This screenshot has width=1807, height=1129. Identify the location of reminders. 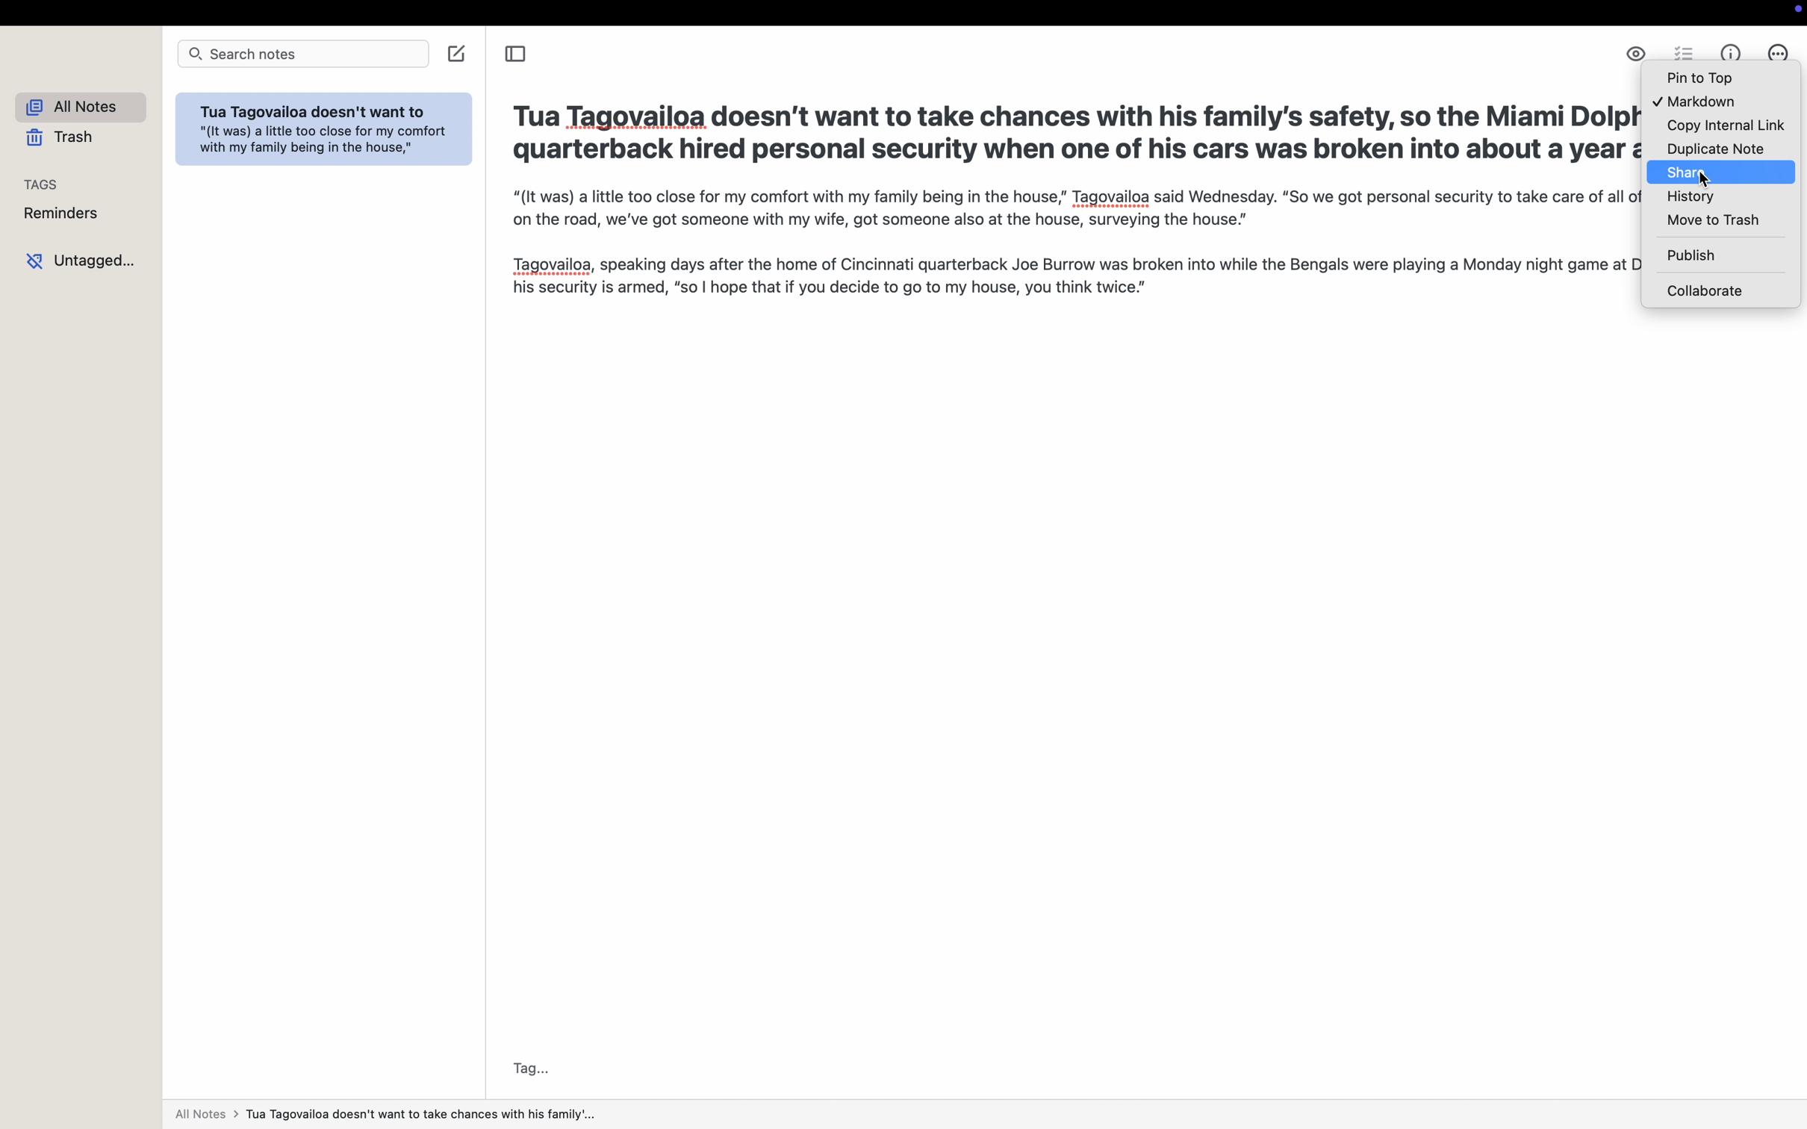
(61, 213).